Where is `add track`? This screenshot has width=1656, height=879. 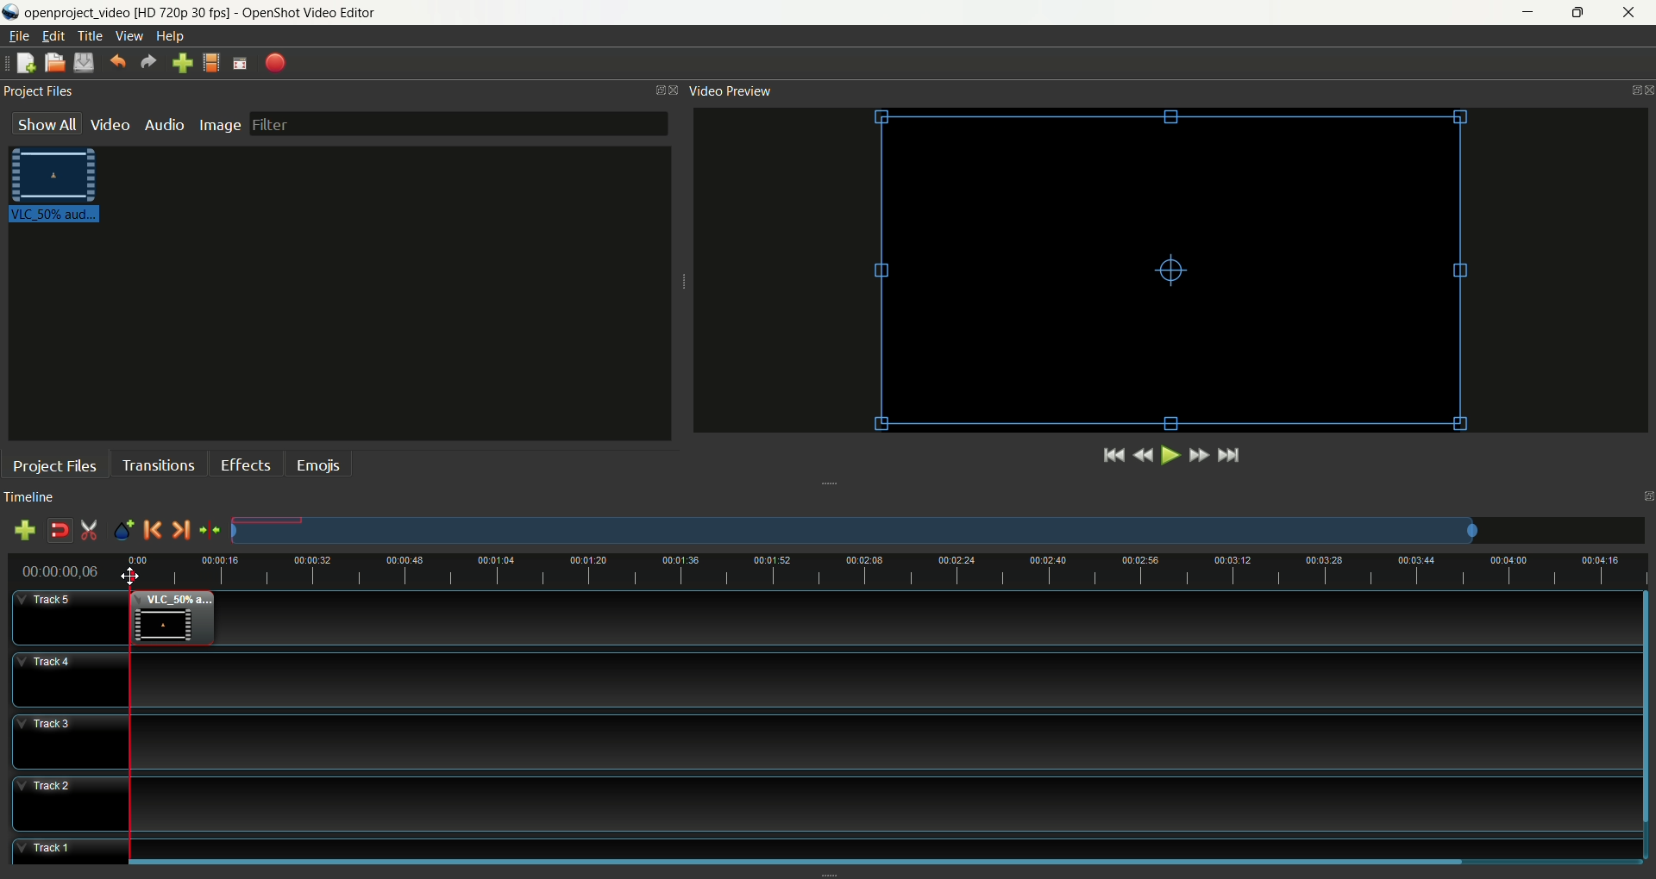
add track is located at coordinates (28, 531).